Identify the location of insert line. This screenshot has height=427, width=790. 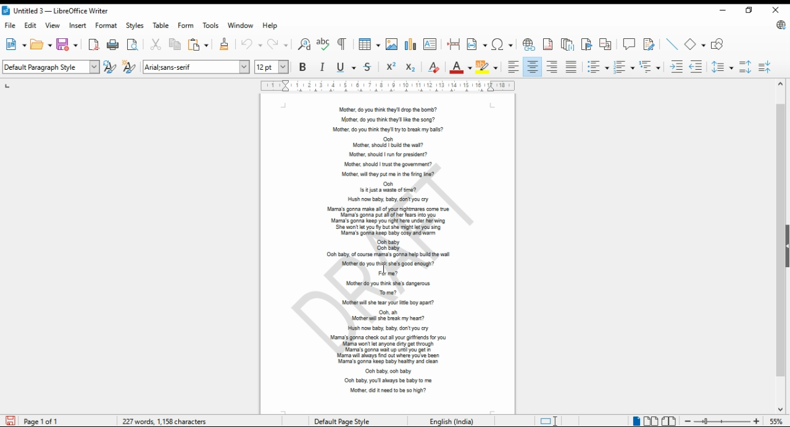
(673, 44).